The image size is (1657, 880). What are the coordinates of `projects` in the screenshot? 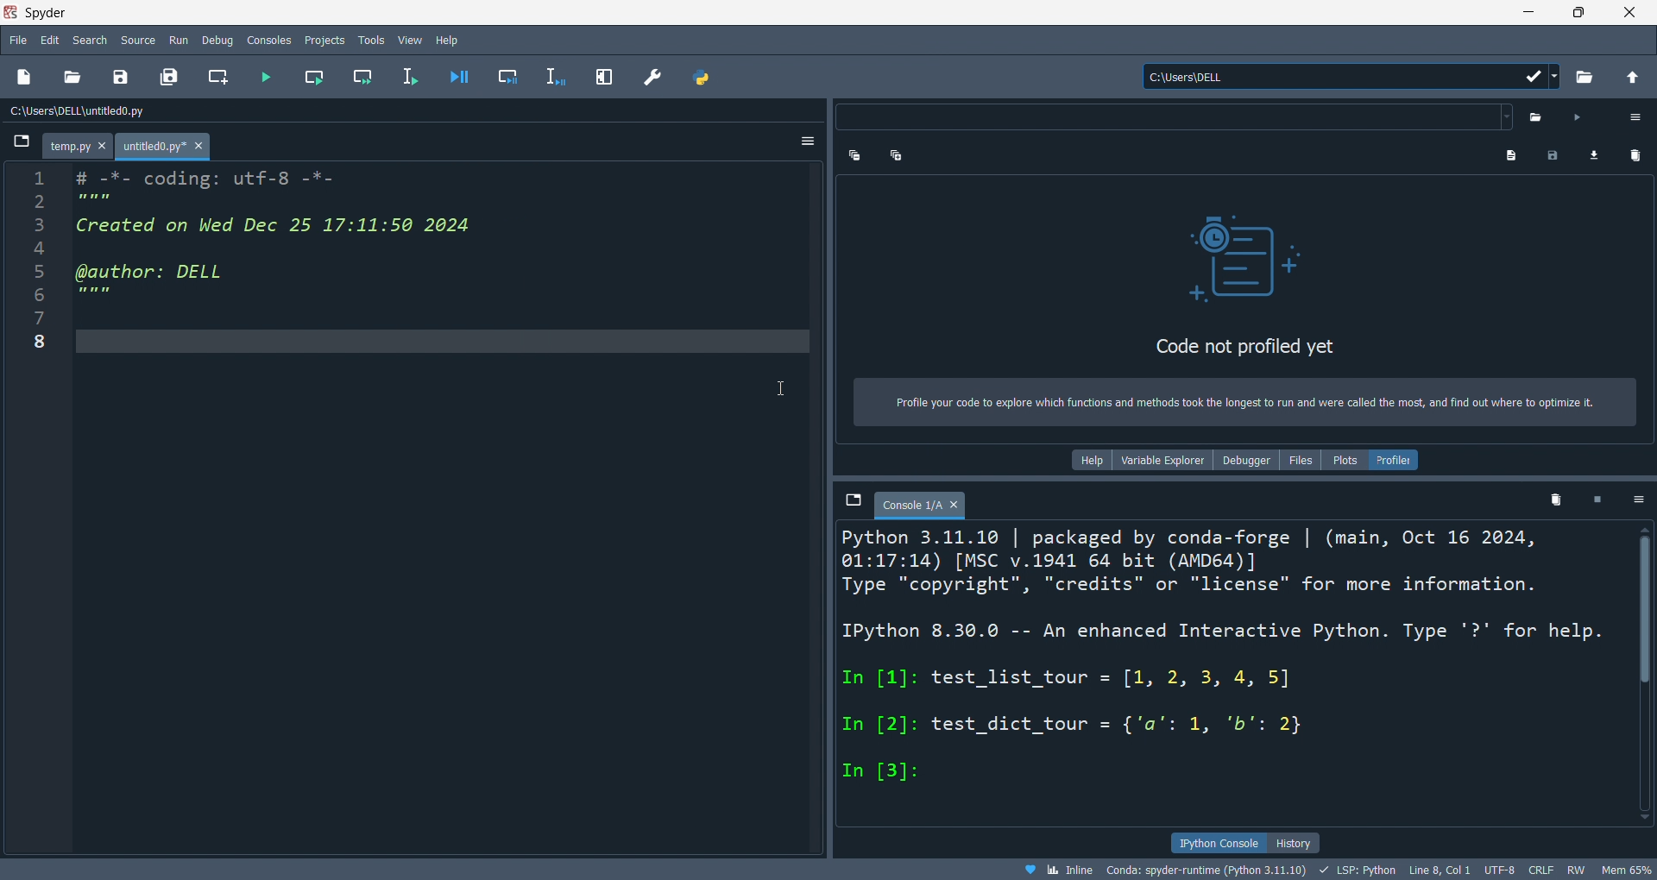 It's located at (330, 41).